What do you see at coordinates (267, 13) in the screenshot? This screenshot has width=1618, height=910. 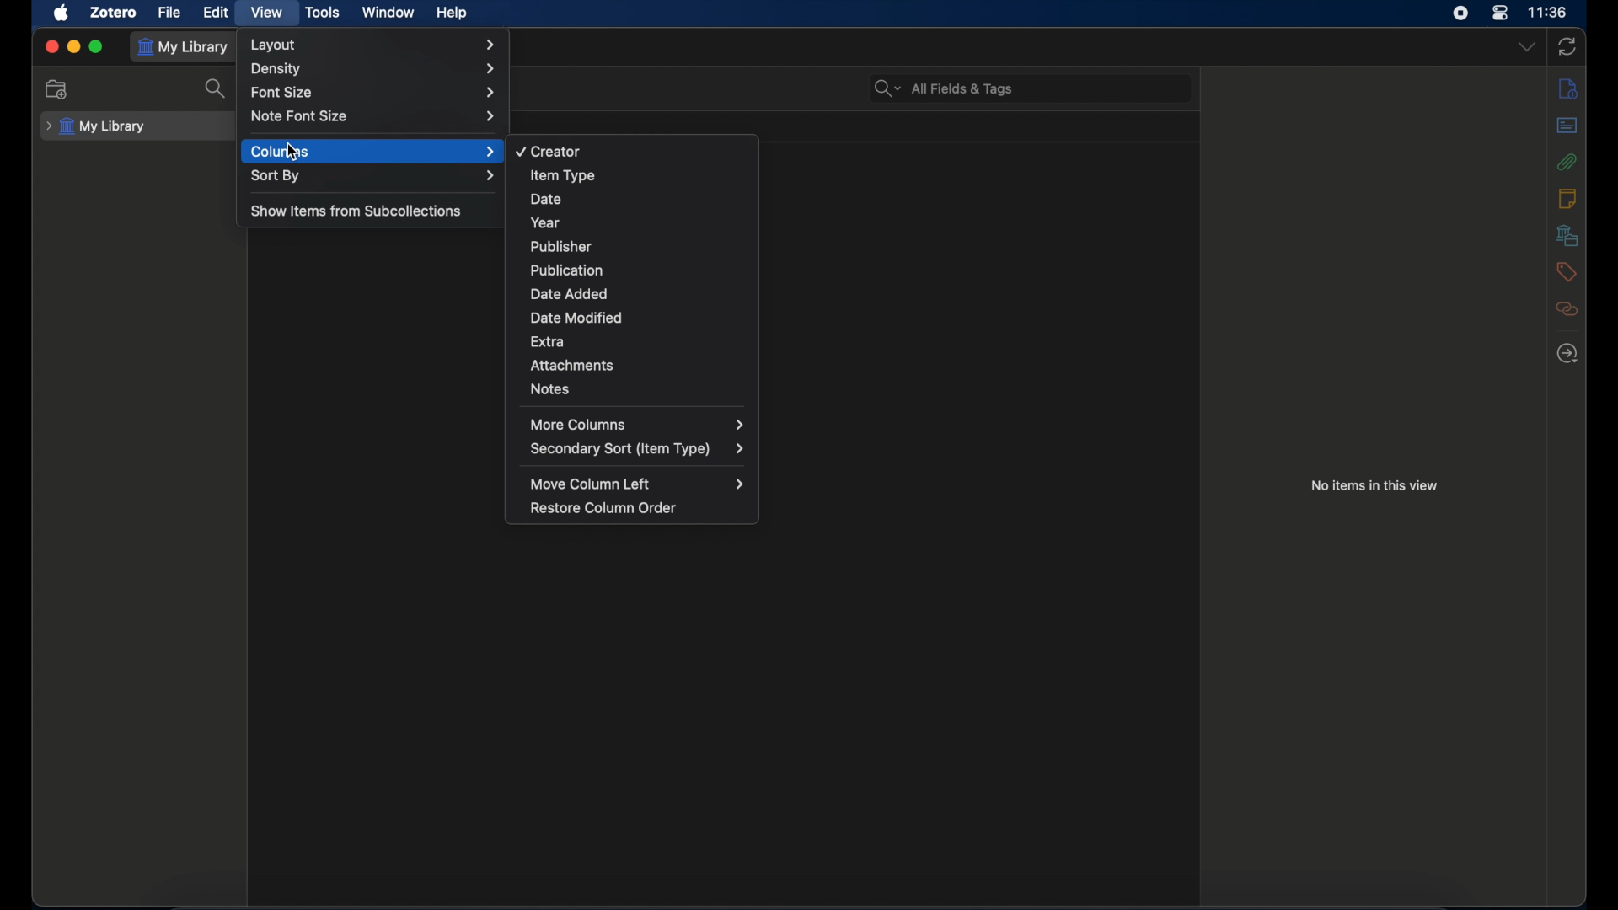 I see `view` at bounding box center [267, 13].